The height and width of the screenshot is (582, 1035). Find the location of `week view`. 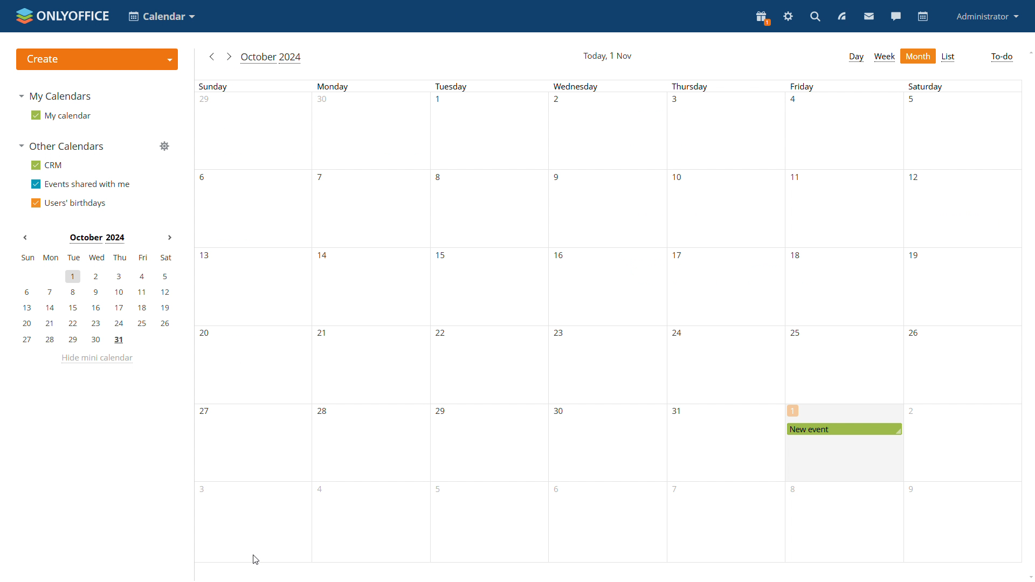

week view is located at coordinates (885, 58).